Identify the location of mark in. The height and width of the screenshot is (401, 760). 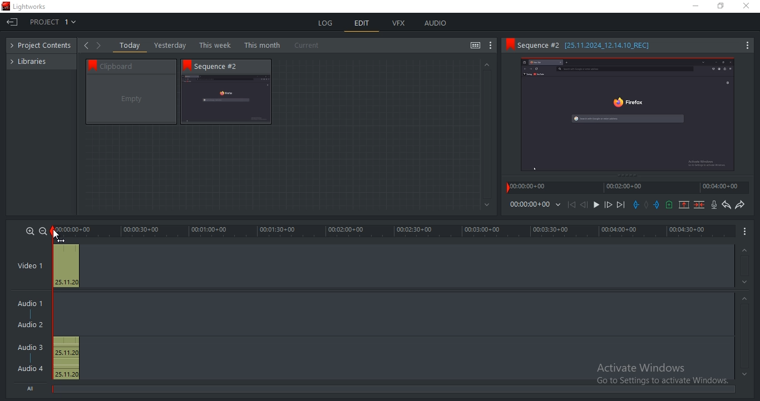
(636, 204).